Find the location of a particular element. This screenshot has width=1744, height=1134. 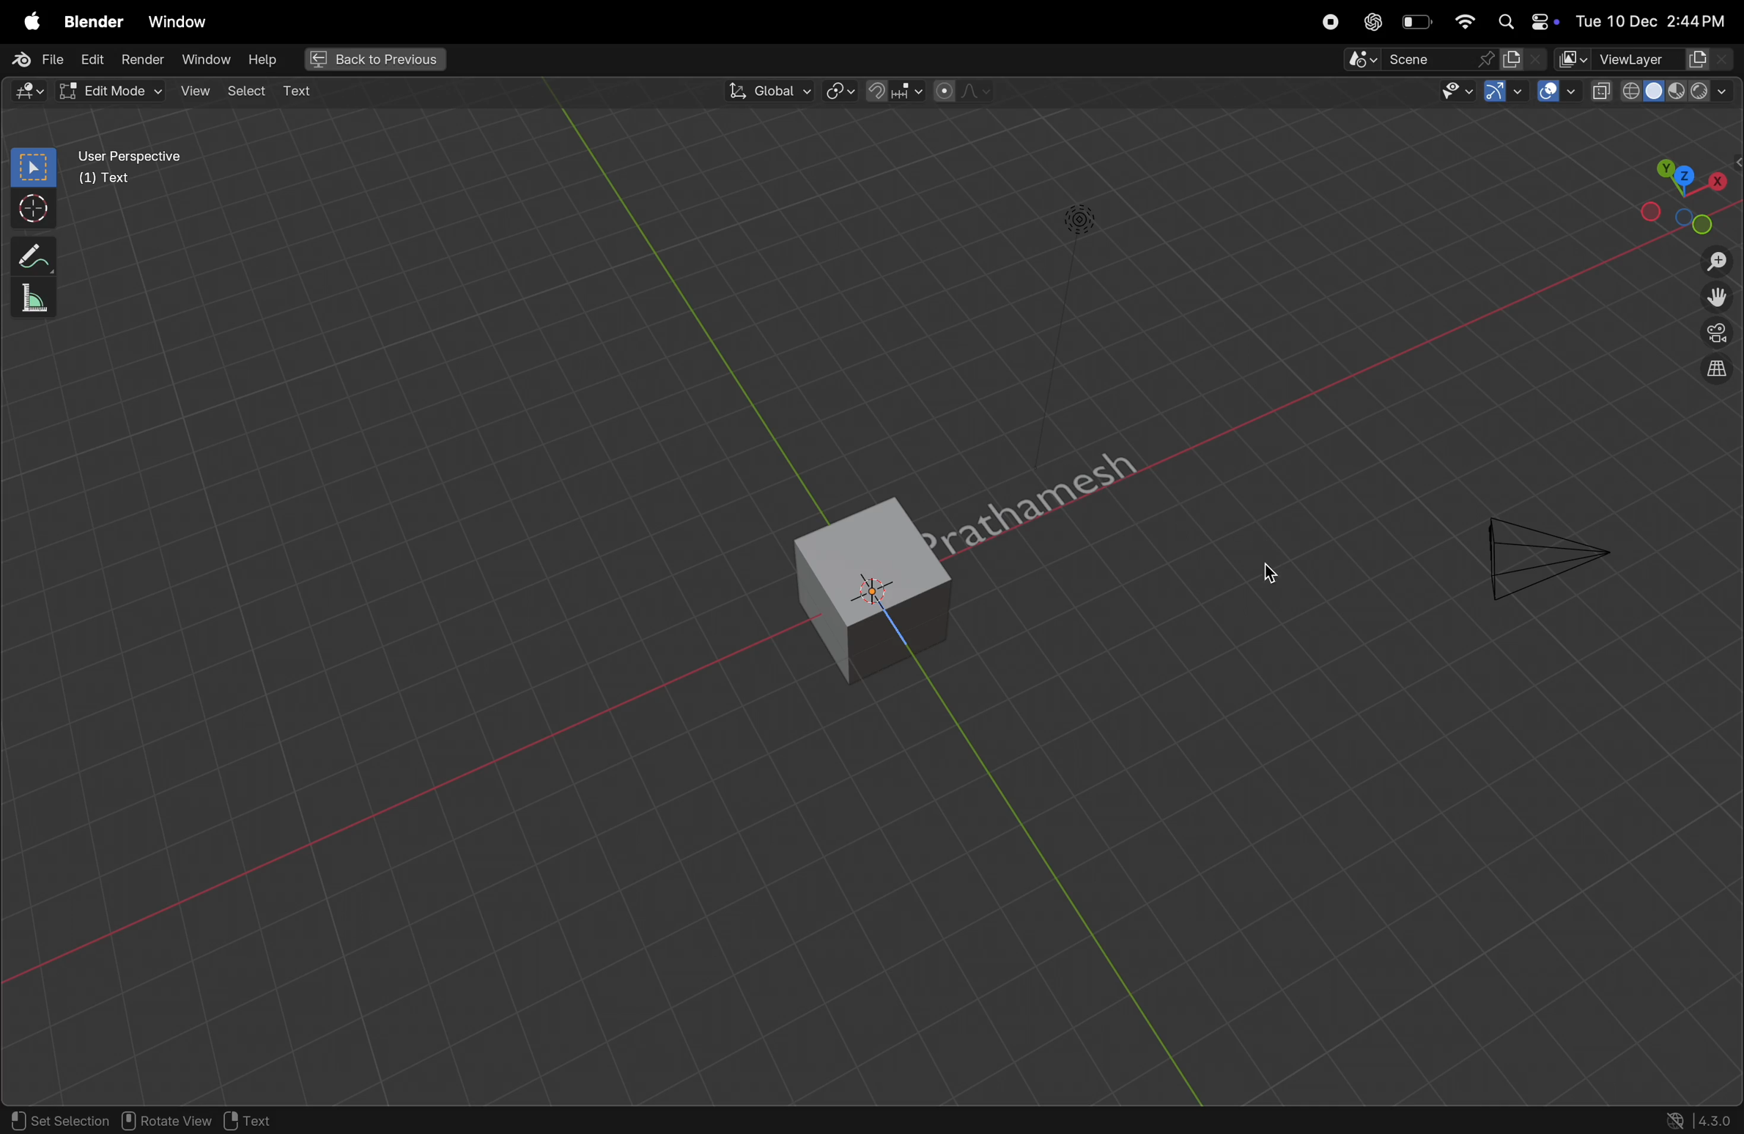

View shading is located at coordinates (1660, 94).